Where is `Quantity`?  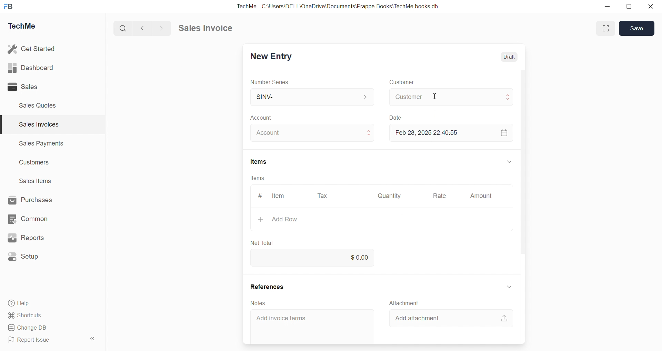 Quantity is located at coordinates (389, 196).